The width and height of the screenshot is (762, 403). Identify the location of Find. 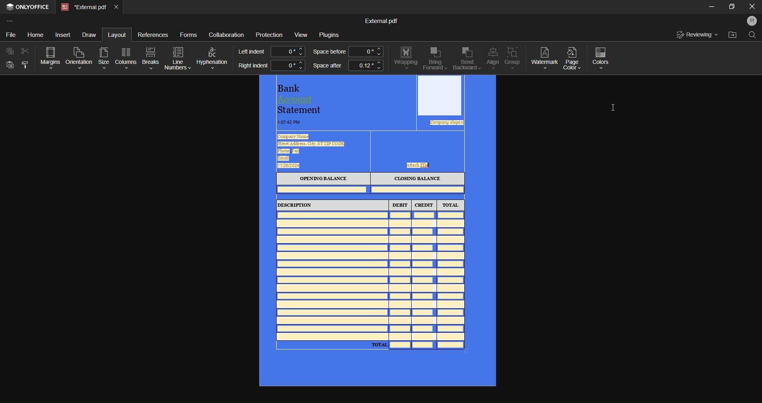
(752, 36).